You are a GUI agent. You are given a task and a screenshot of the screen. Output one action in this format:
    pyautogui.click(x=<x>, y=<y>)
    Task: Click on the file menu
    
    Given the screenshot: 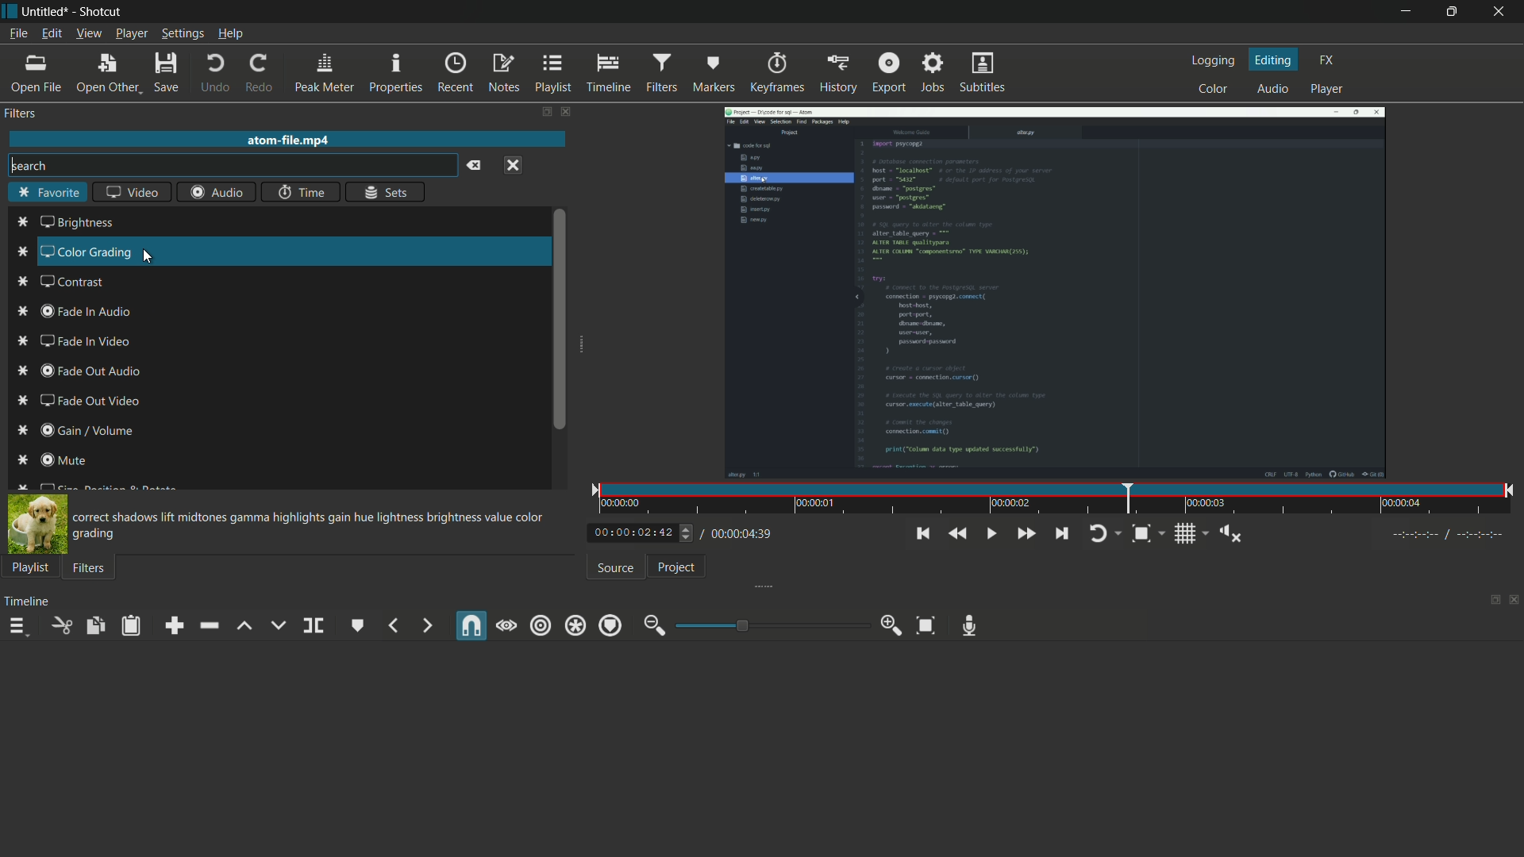 What is the action you would take?
    pyautogui.click(x=21, y=34)
    